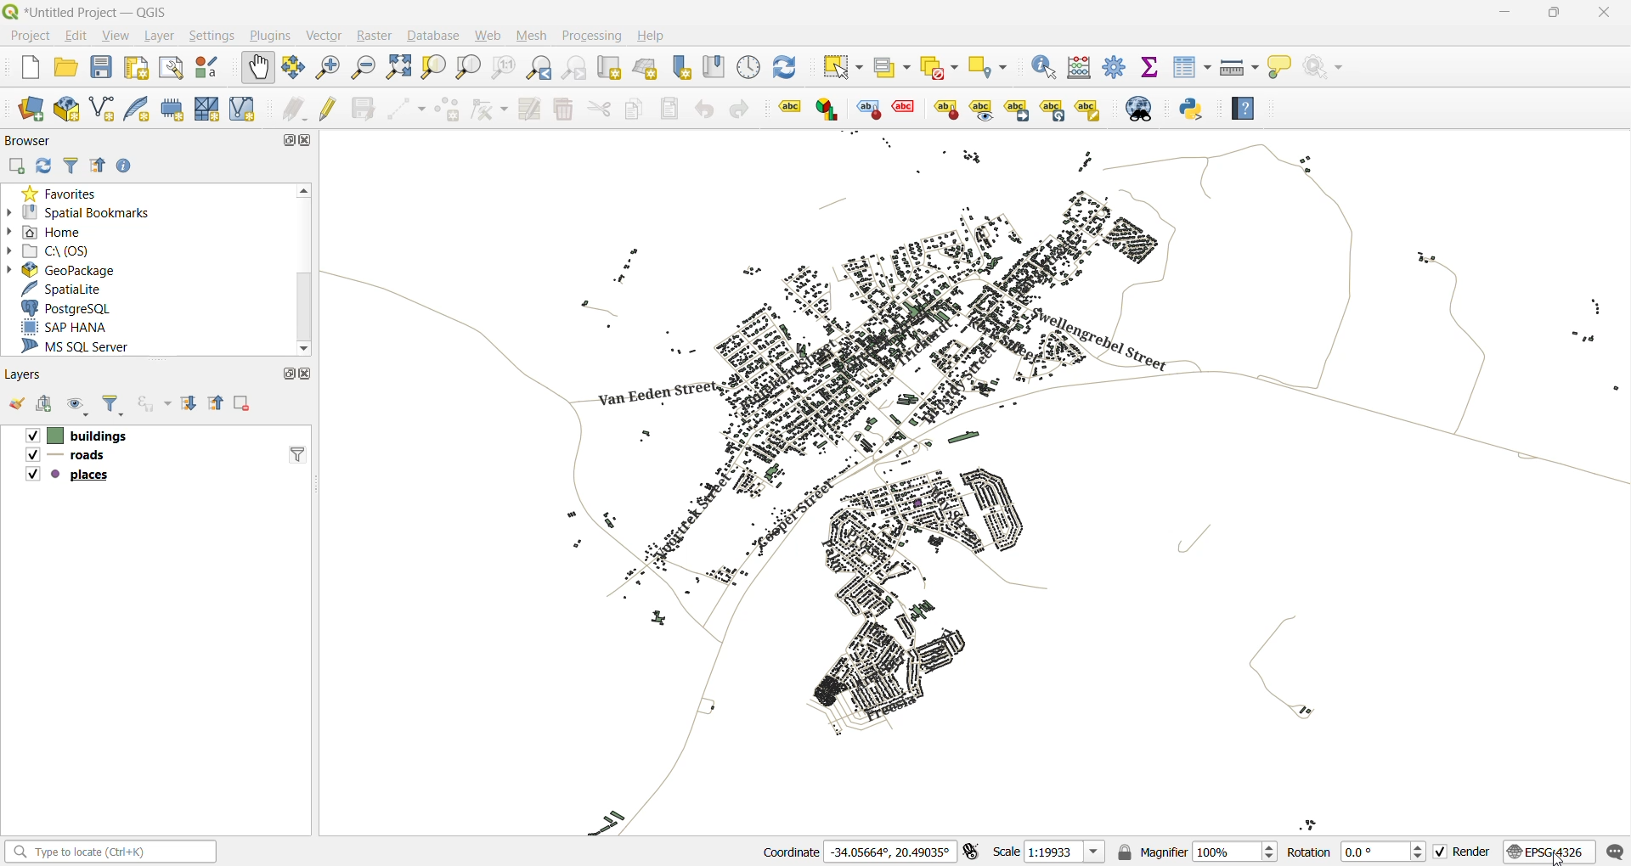  I want to click on rotation, so click(1357, 852).